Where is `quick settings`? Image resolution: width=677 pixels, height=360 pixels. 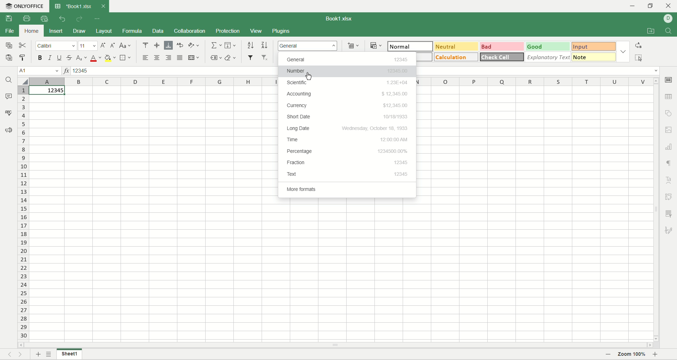 quick settings is located at coordinates (97, 20).